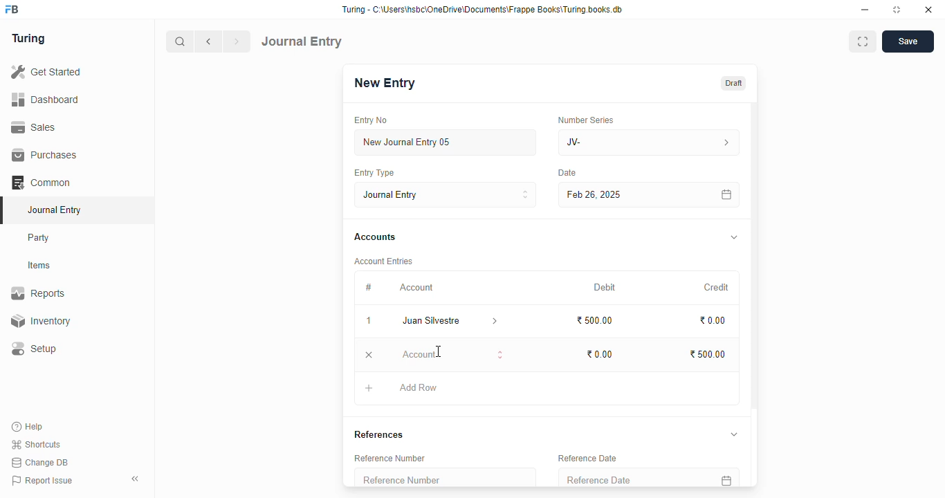 This screenshot has height=498, width=945. What do you see at coordinates (587, 458) in the screenshot?
I see `reference date` at bounding box center [587, 458].